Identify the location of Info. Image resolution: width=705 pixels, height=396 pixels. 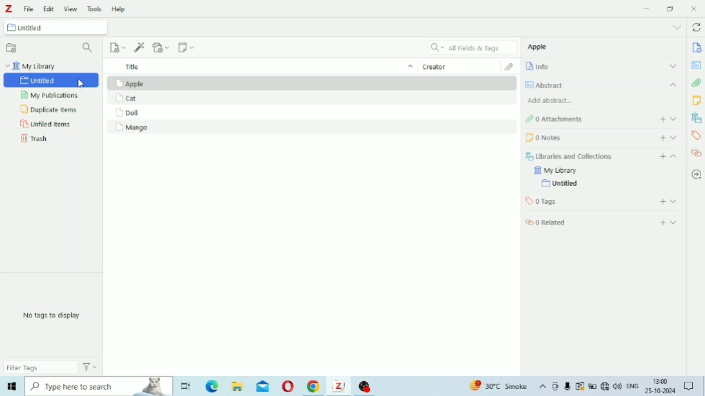
(697, 48).